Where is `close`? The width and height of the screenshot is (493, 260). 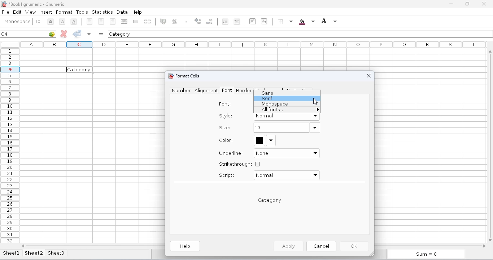 close is located at coordinates (484, 3).